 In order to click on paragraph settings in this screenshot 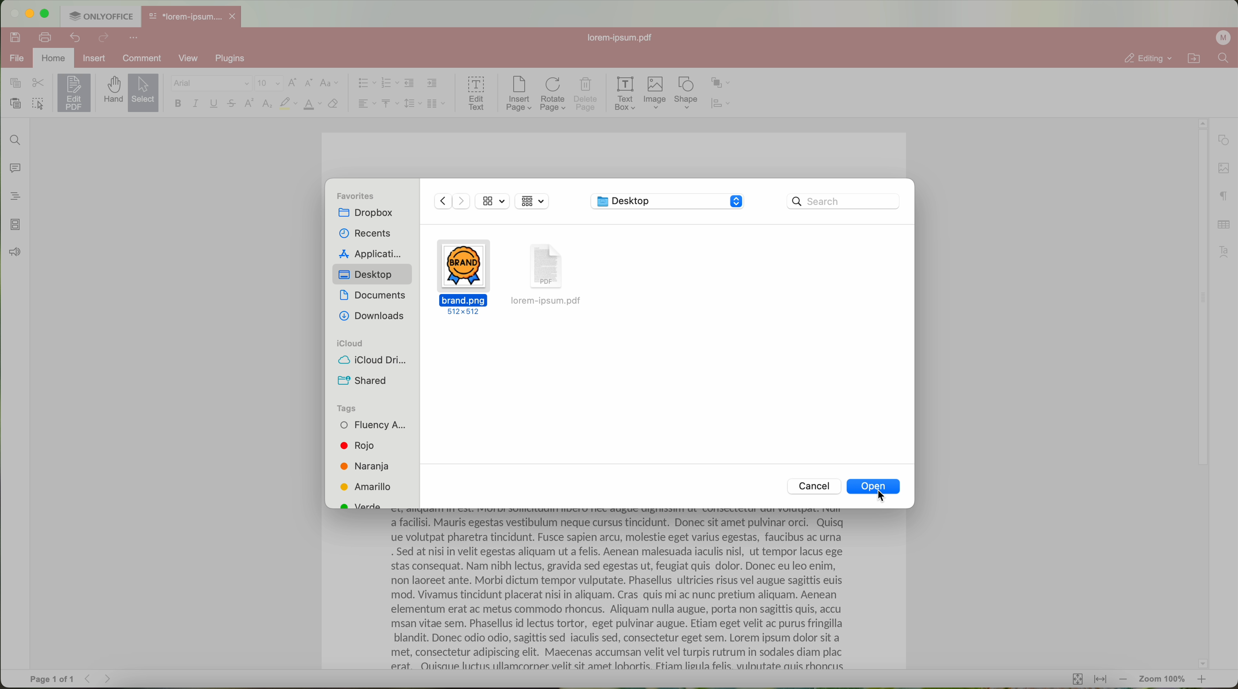, I will do `click(1225, 196)`.